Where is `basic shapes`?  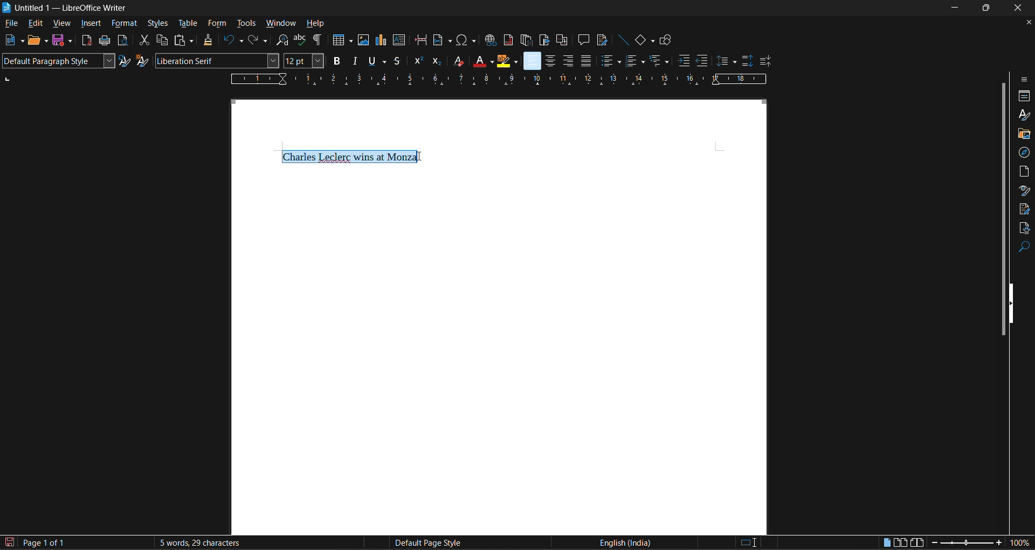
basic shapes is located at coordinates (645, 40).